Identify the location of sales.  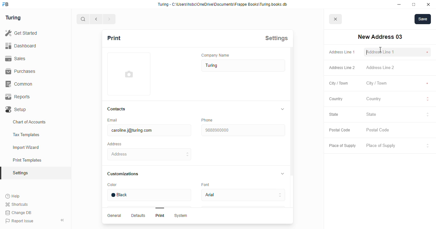
(17, 59).